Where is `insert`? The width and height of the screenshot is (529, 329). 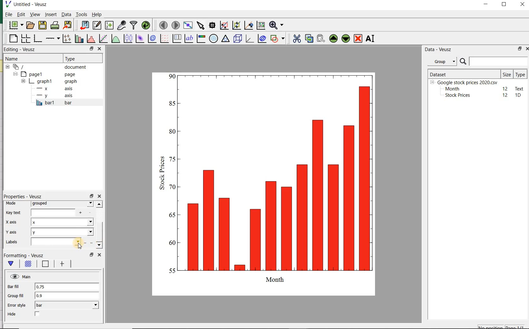
insert is located at coordinates (51, 15).